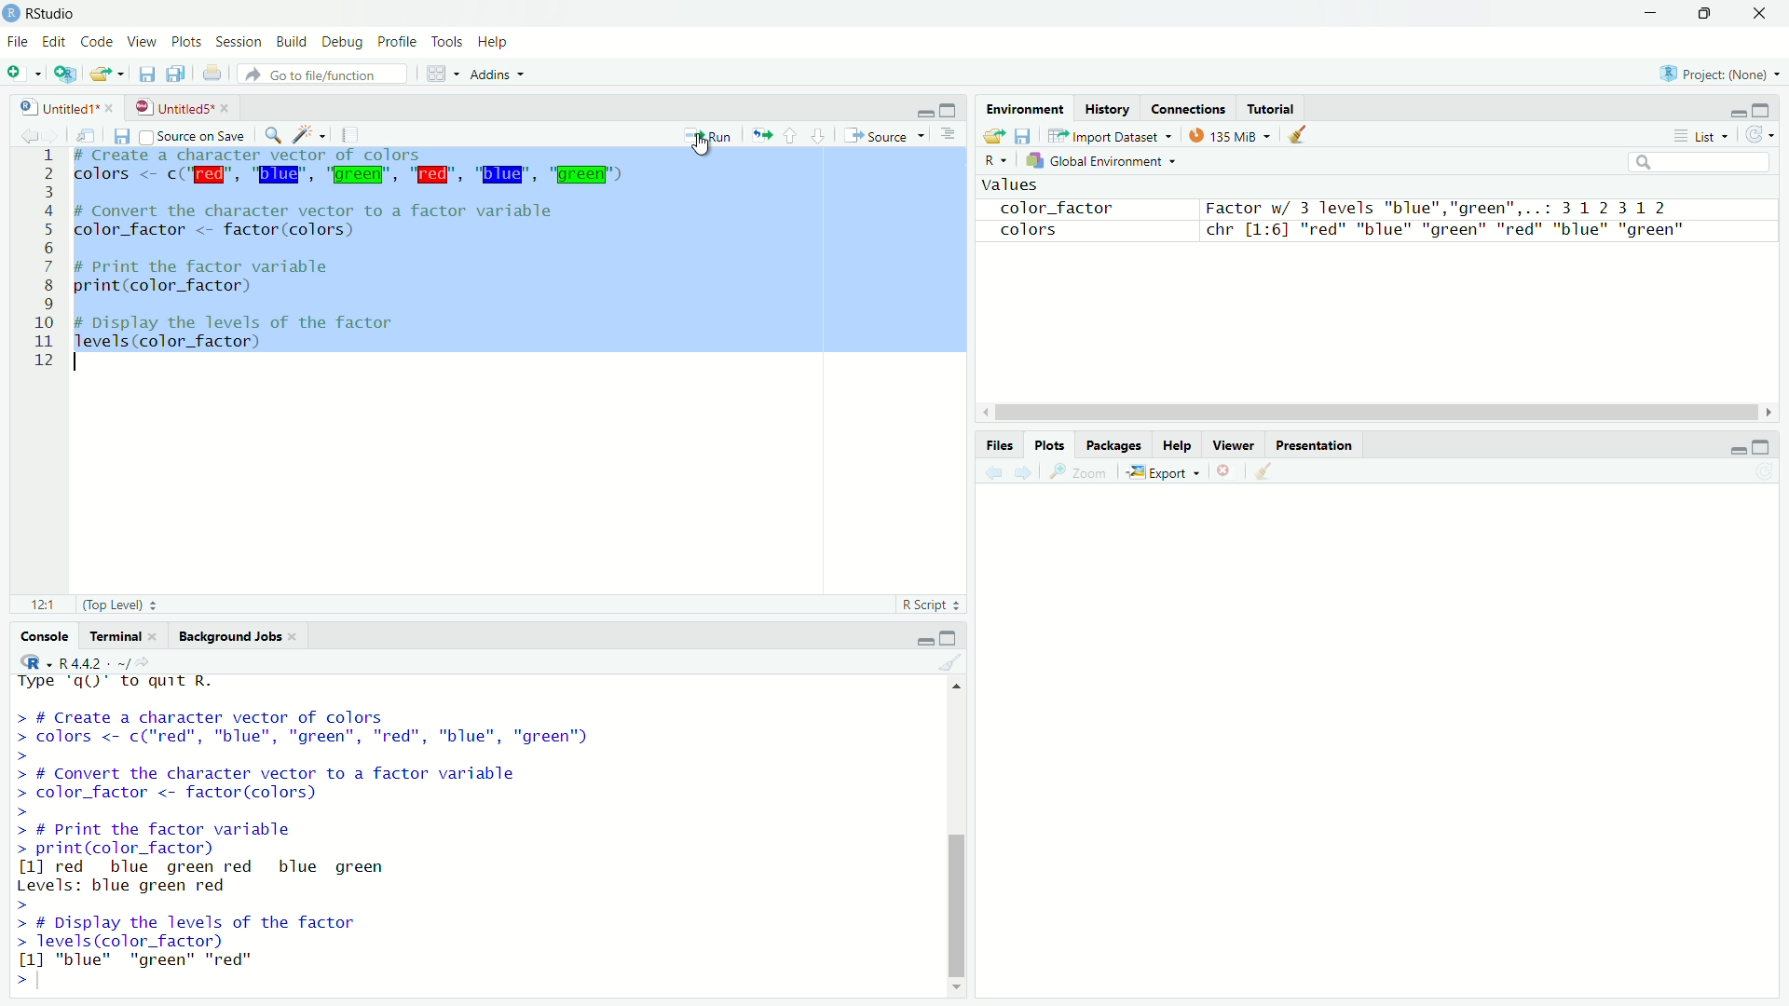 This screenshot has height=1006, width=1789. Describe the element at coordinates (108, 74) in the screenshot. I see `open an existing file` at that location.